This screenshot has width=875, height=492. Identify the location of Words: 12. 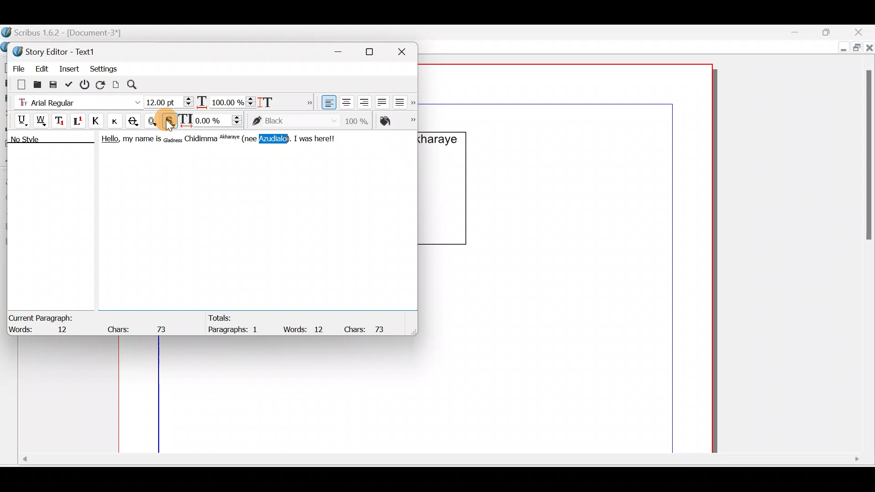
(305, 329).